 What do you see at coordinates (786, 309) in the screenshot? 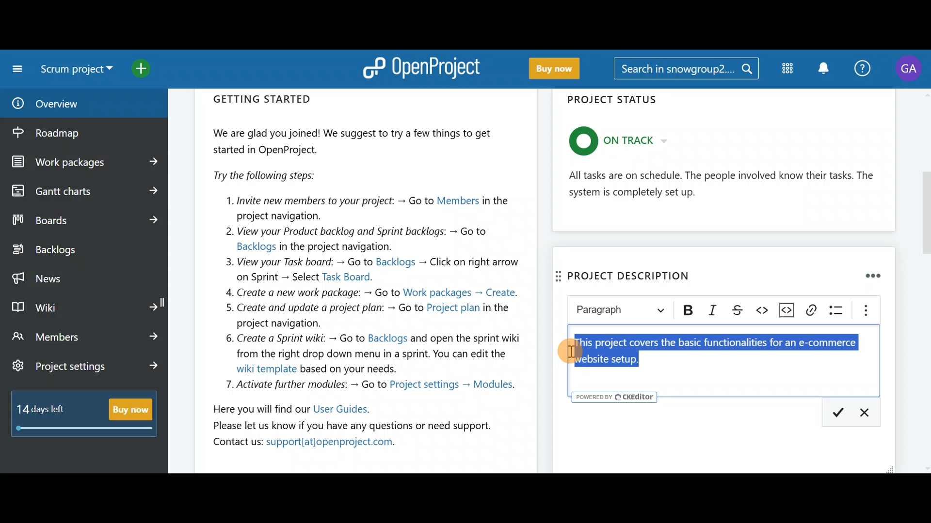
I see `Insert code snippet` at bounding box center [786, 309].